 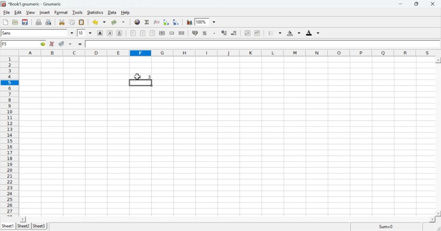 What do you see at coordinates (38, 22) in the screenshot?
I see `Print` at bounding box center [38, 22].